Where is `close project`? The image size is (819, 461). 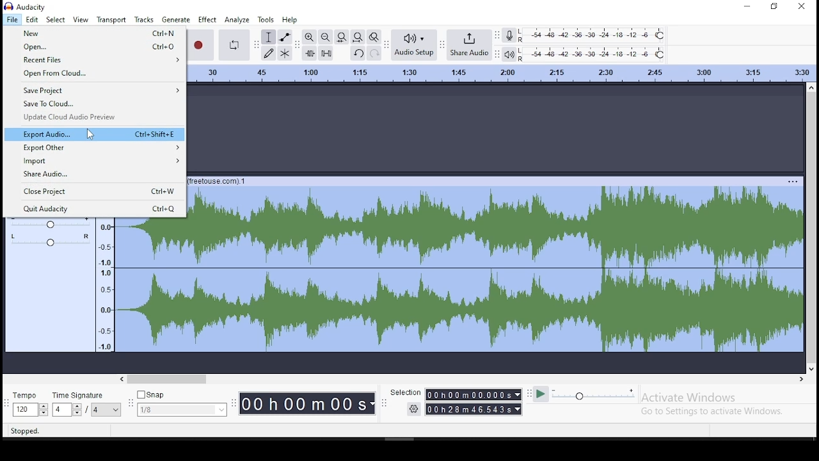 close project is located at coordinates (95, 191).